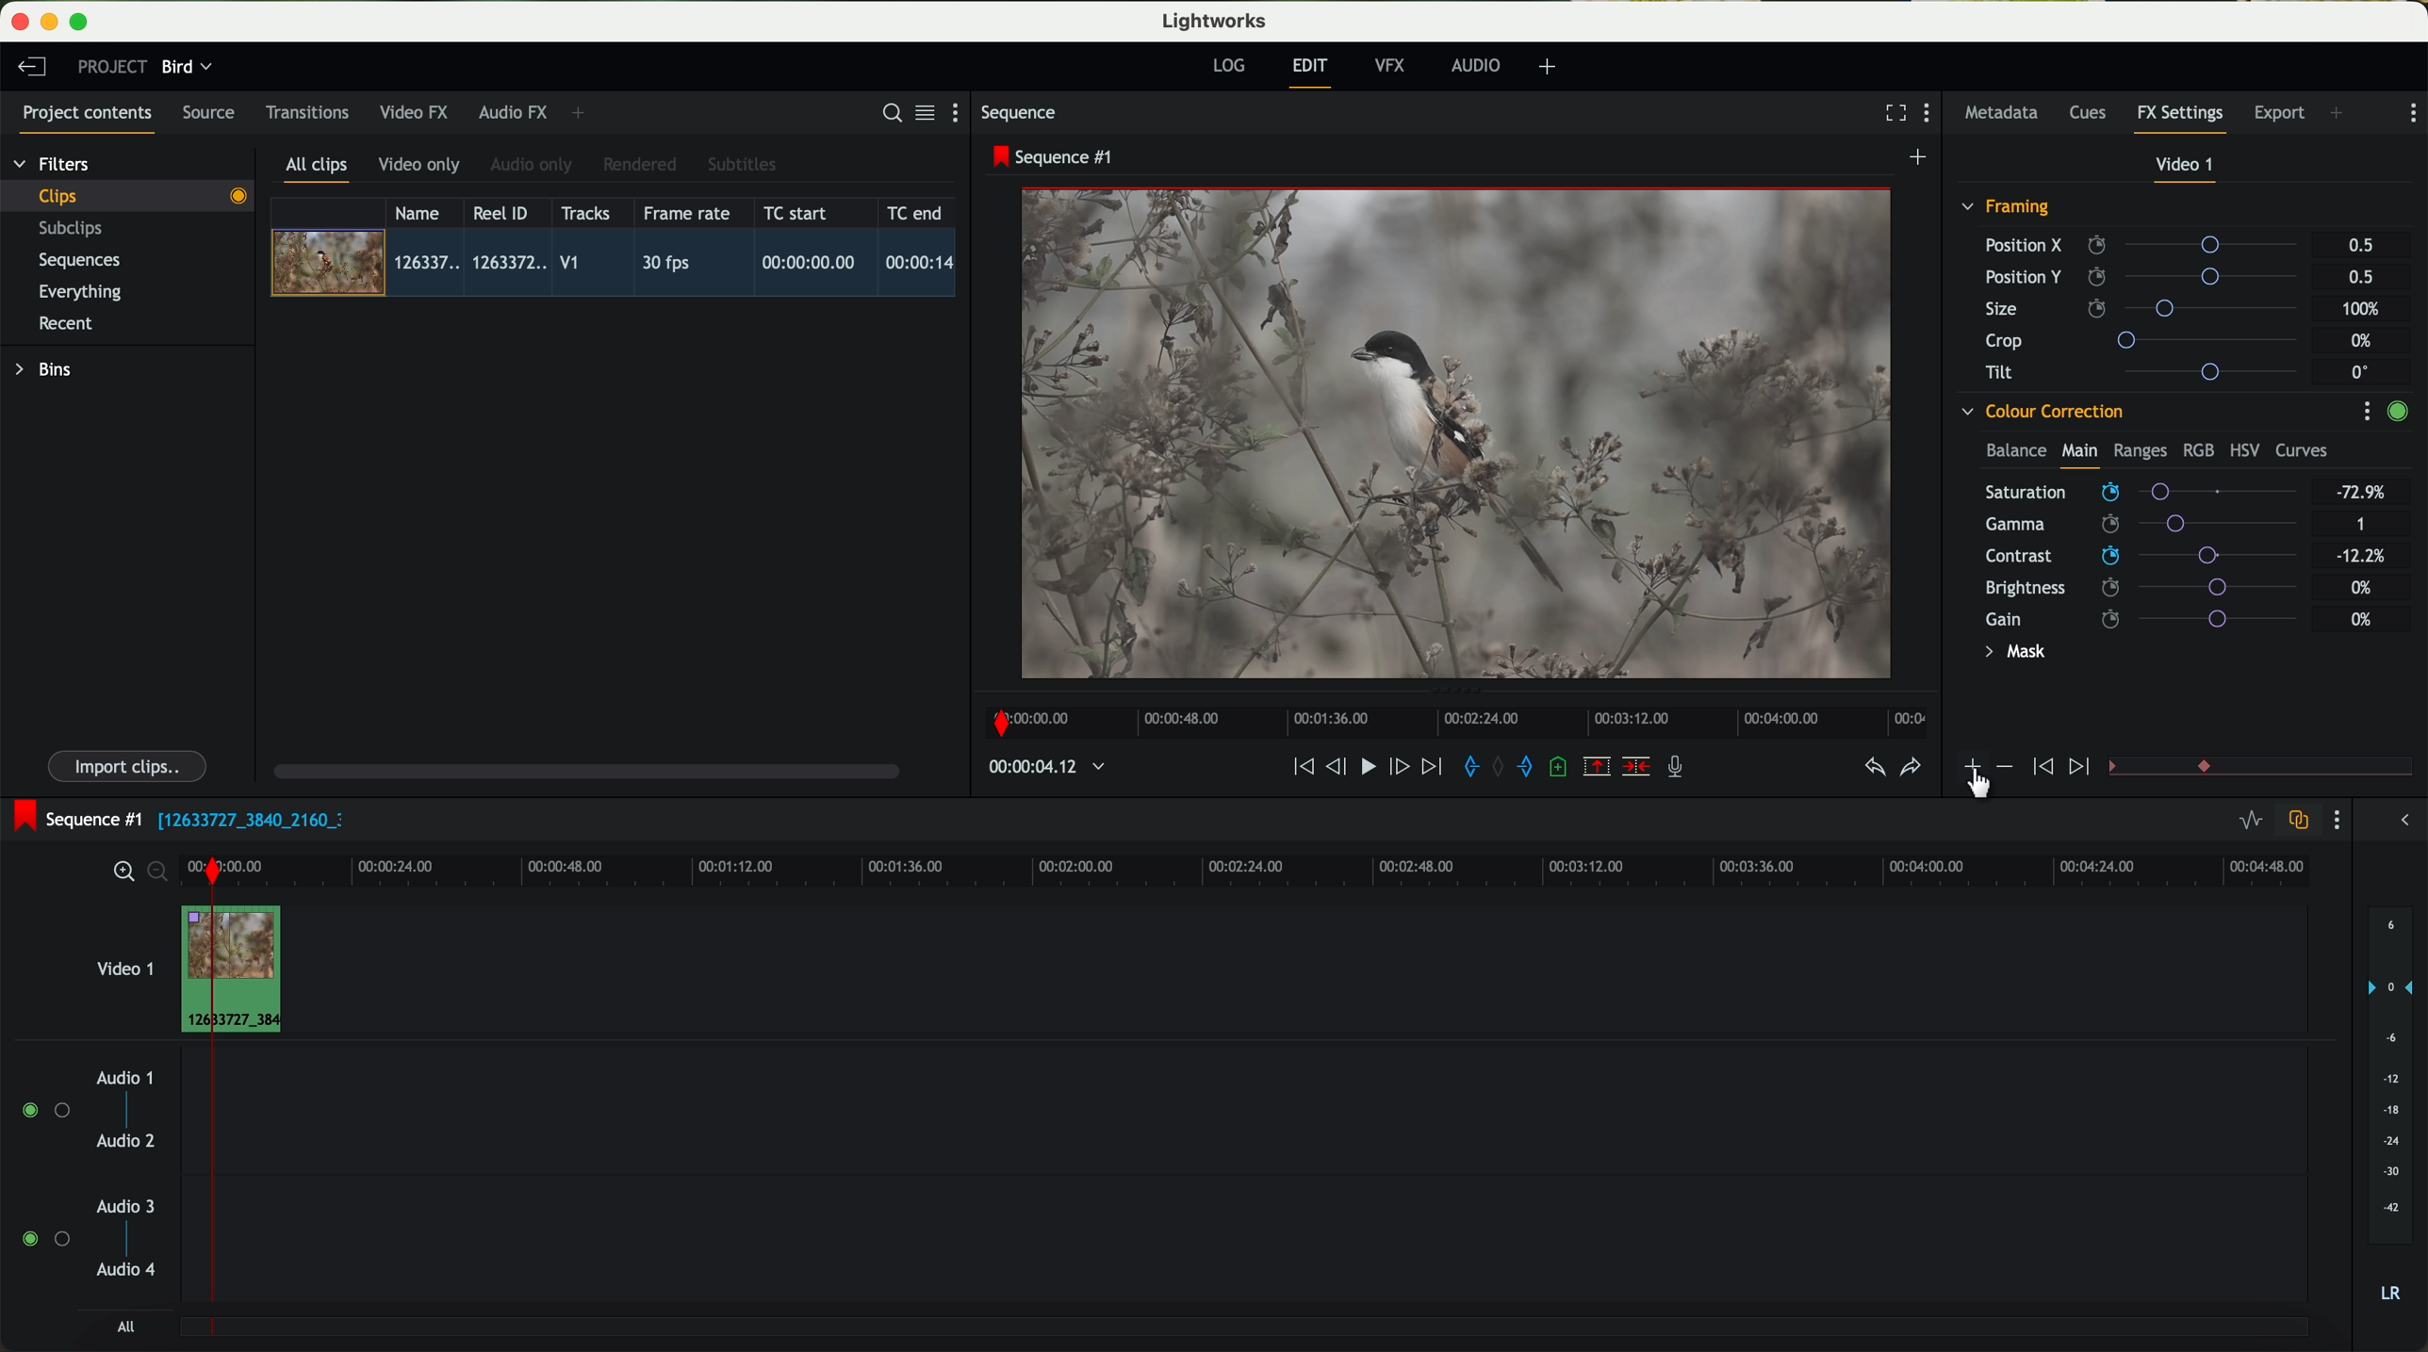 This screenshot has height=1352, width=2428. I want to click on 0%, so click(2362, 619).